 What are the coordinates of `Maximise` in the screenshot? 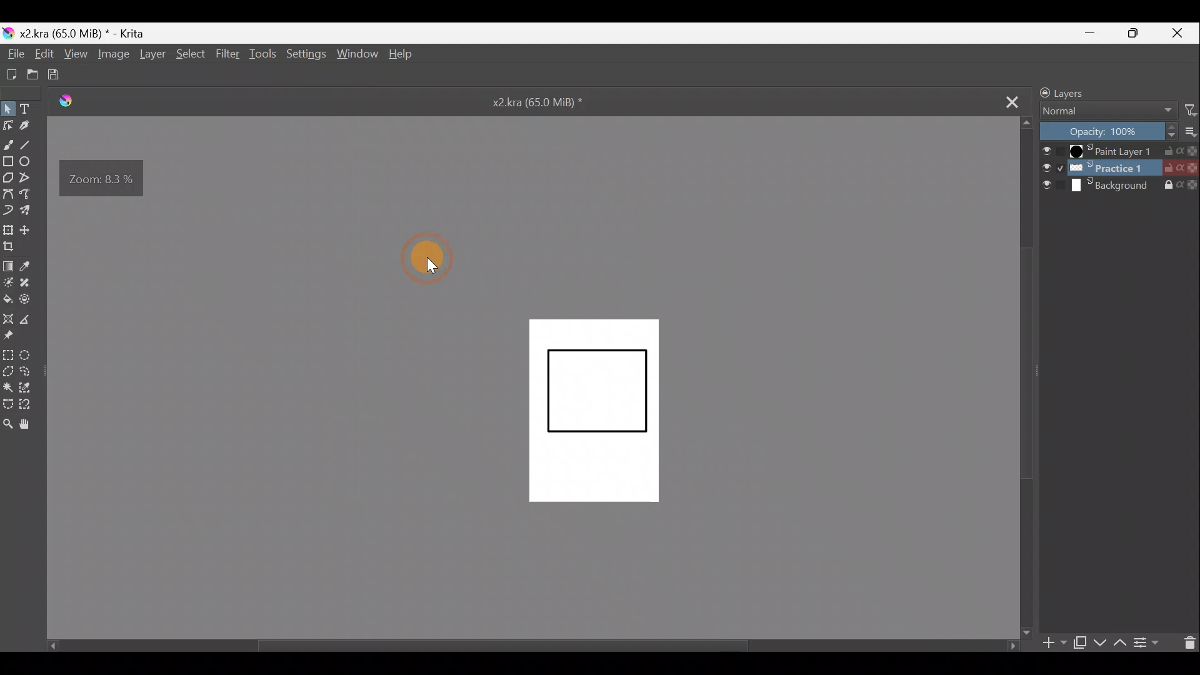 It's located at (1138, 33).